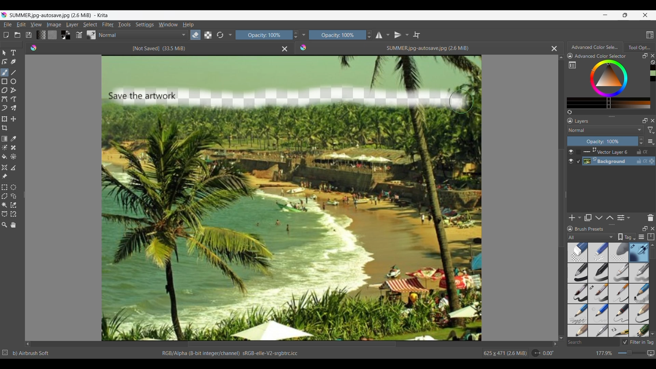 The image size is (656, 369). What do you see at coordinates (13, 205) in the screenshot?
I see `Similar color selection tool` at bounding box center [13, 205].